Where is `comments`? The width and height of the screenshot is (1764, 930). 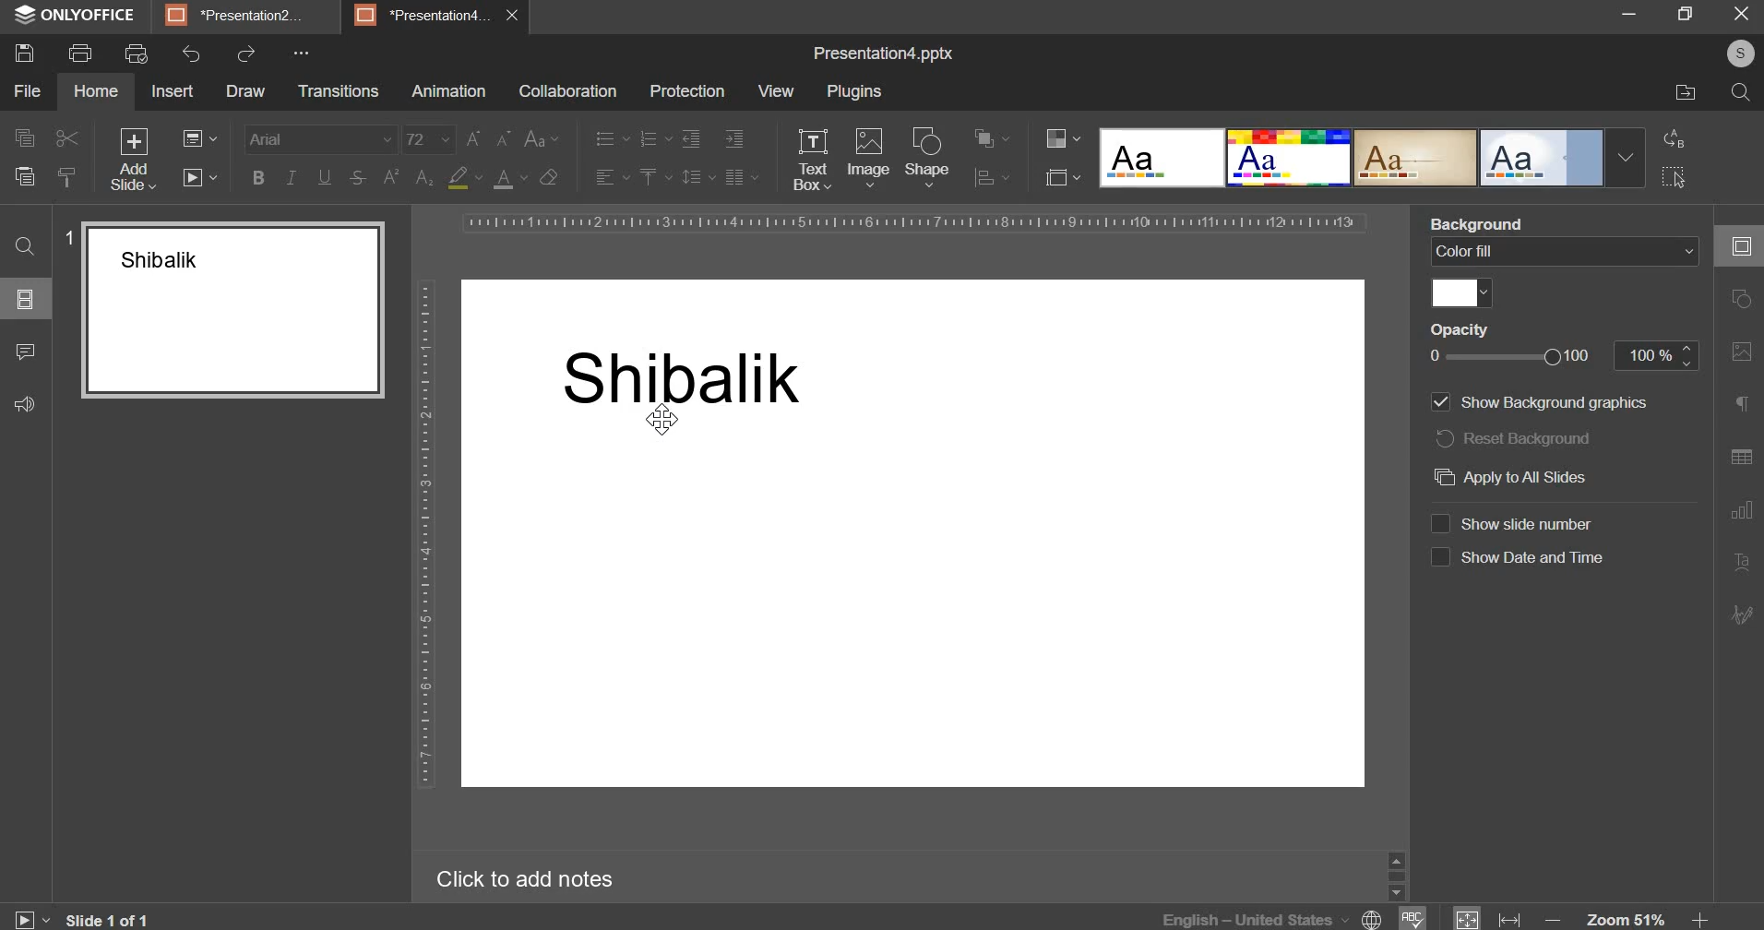
comments is located at coordinates (30, 351).